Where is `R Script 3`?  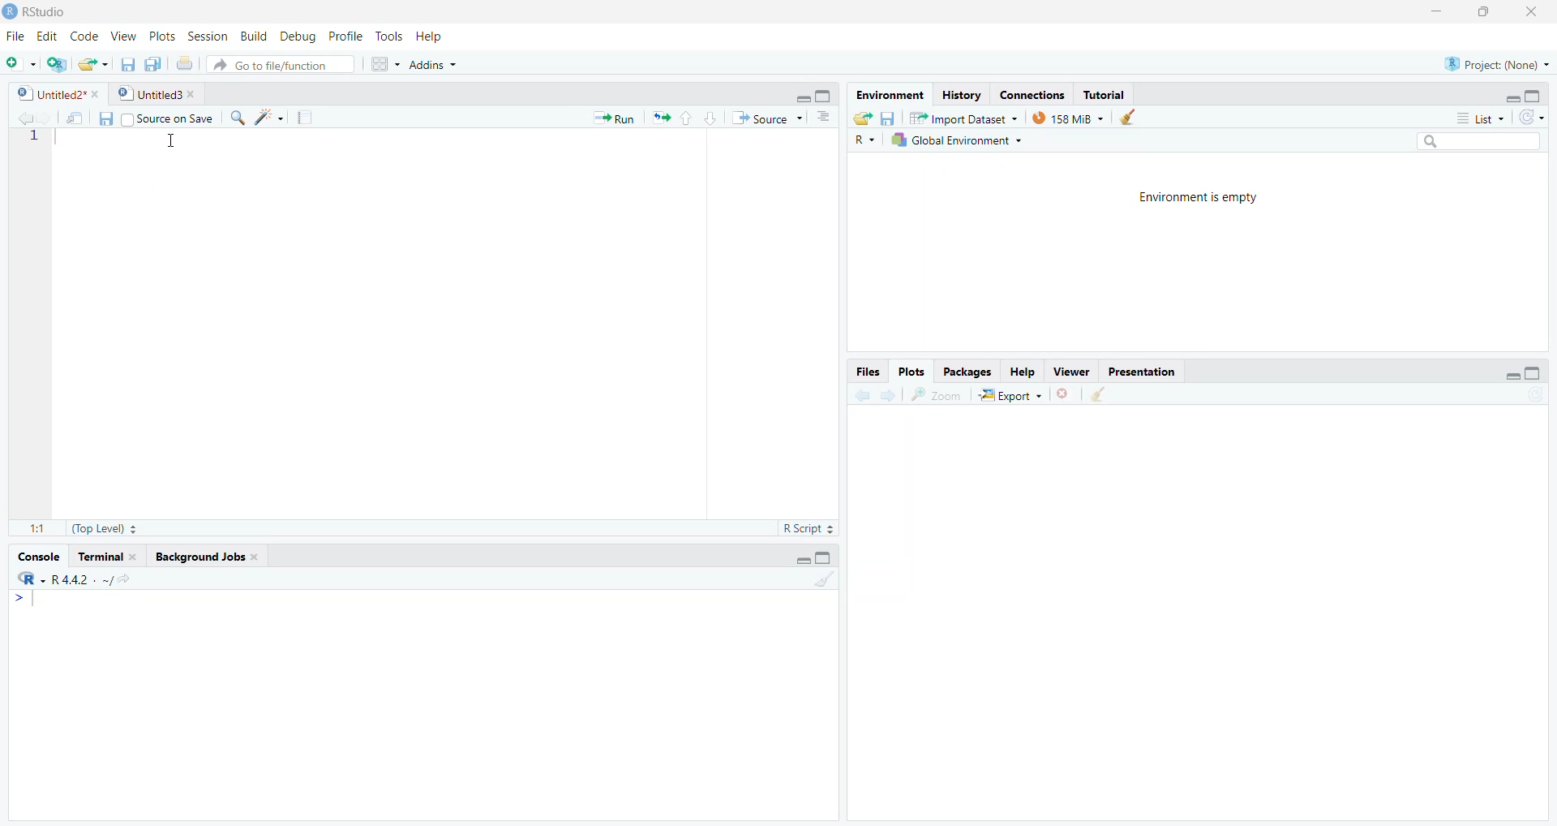
R Script 3 is located at coordinates (812, 527).